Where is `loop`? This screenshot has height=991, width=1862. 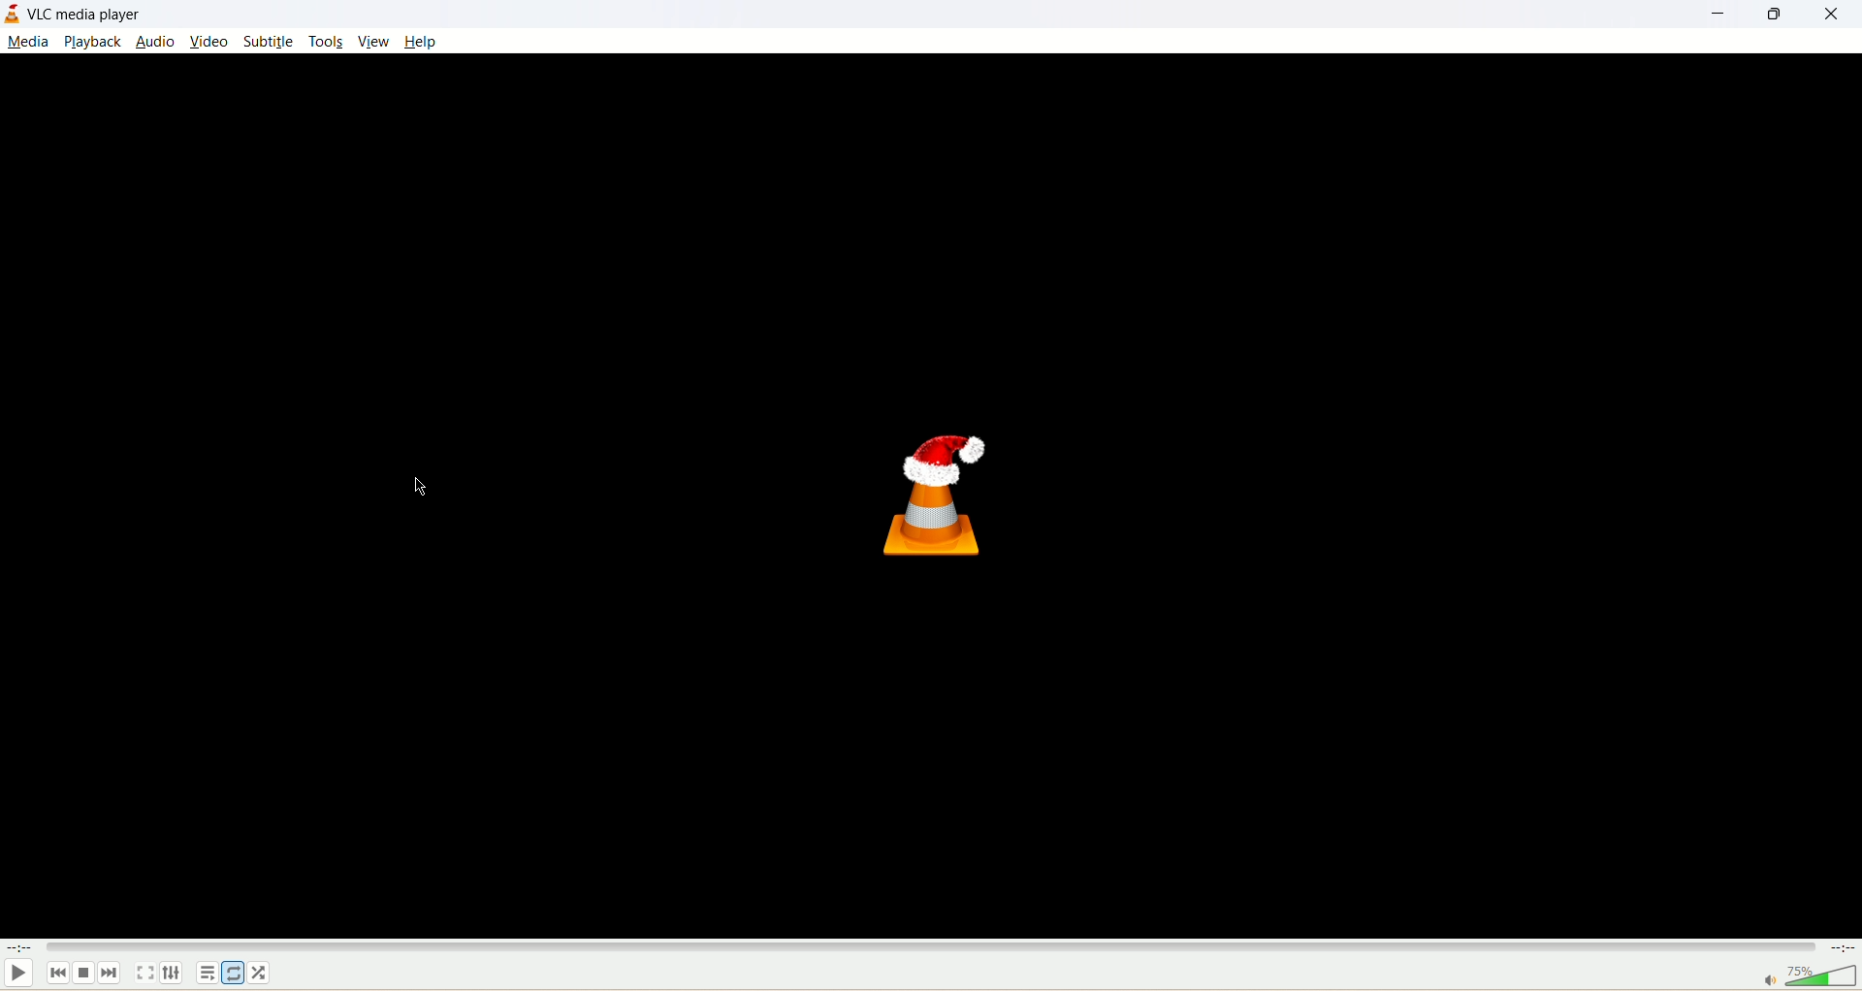
loop is located at coordinates (232, 972).